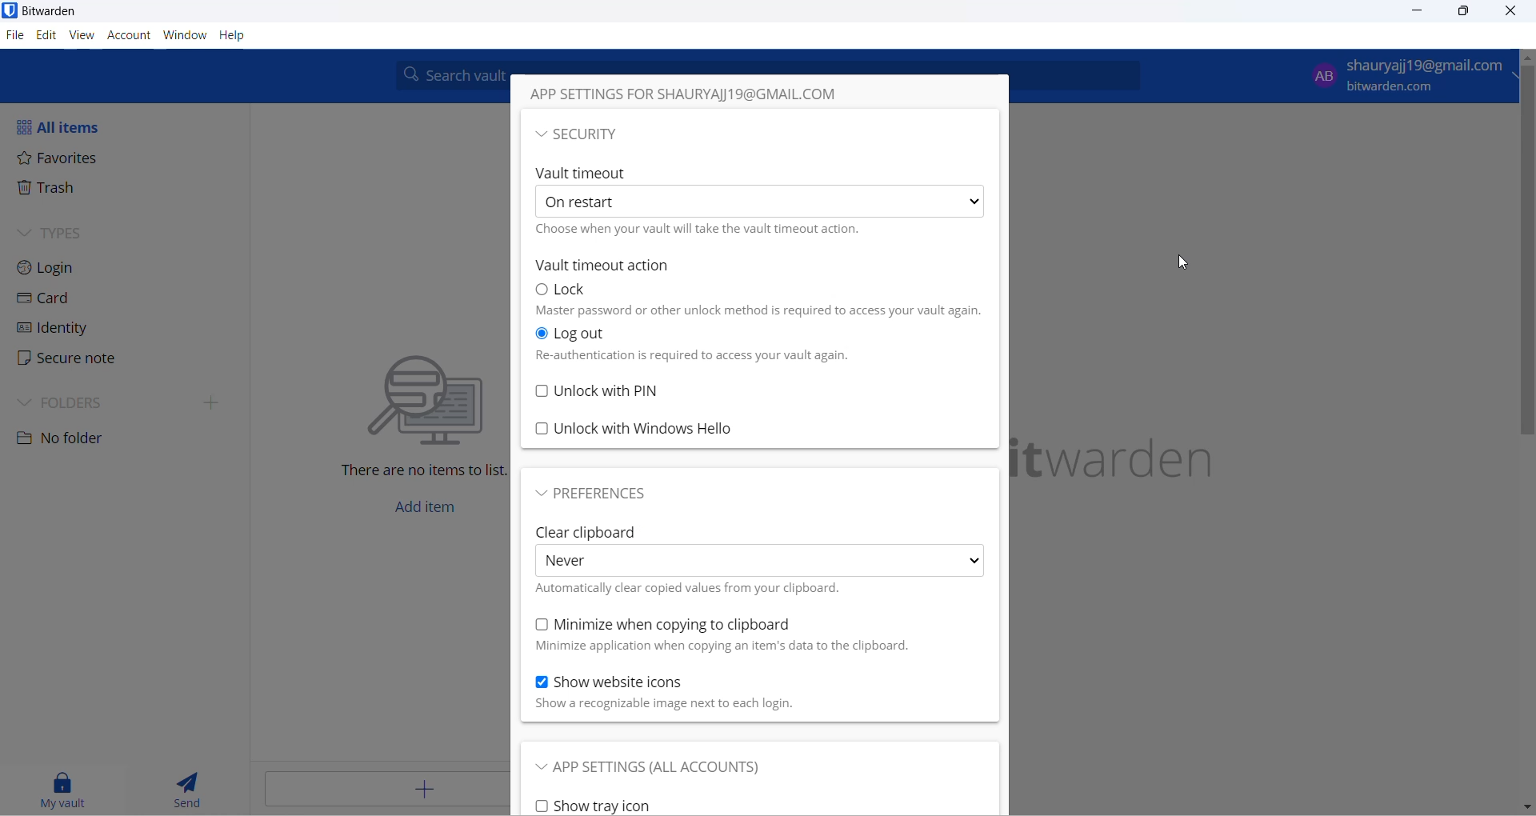 The image size is (1536, 816). I want to click on unlock with PIN checkbox, so click(757, 388).